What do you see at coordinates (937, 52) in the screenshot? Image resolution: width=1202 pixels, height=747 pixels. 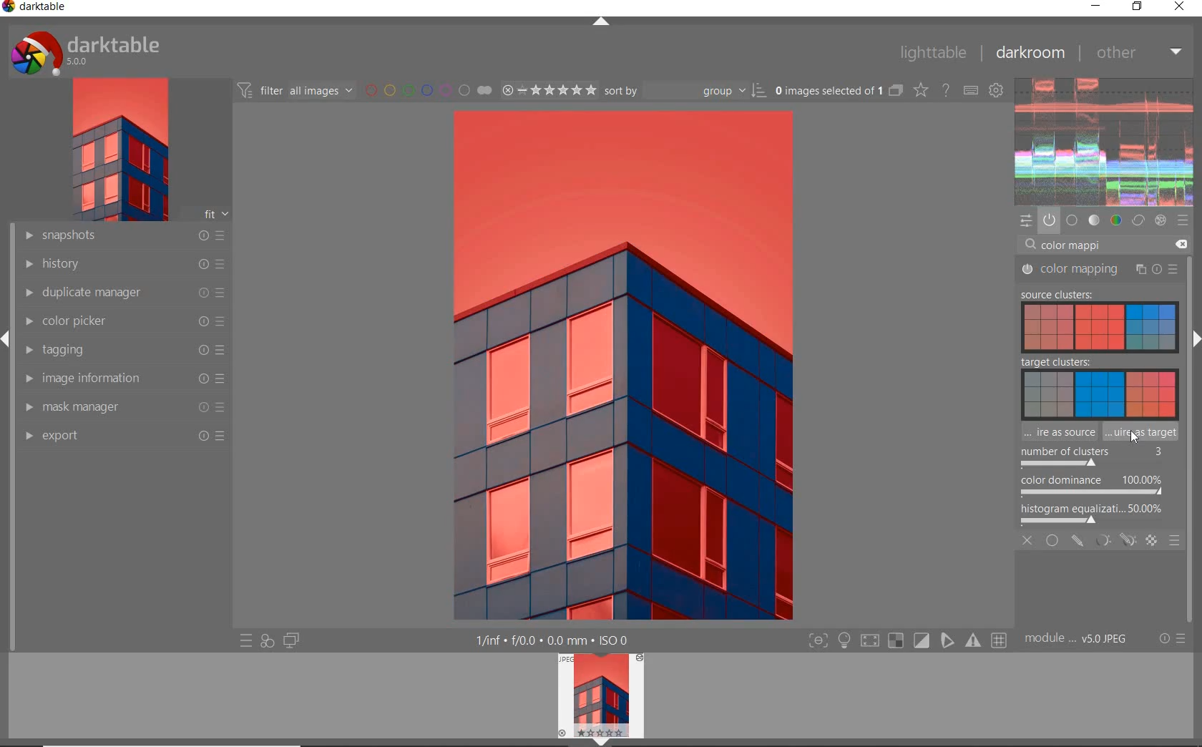 I see `lighttable` at bounding box center [937, 52].